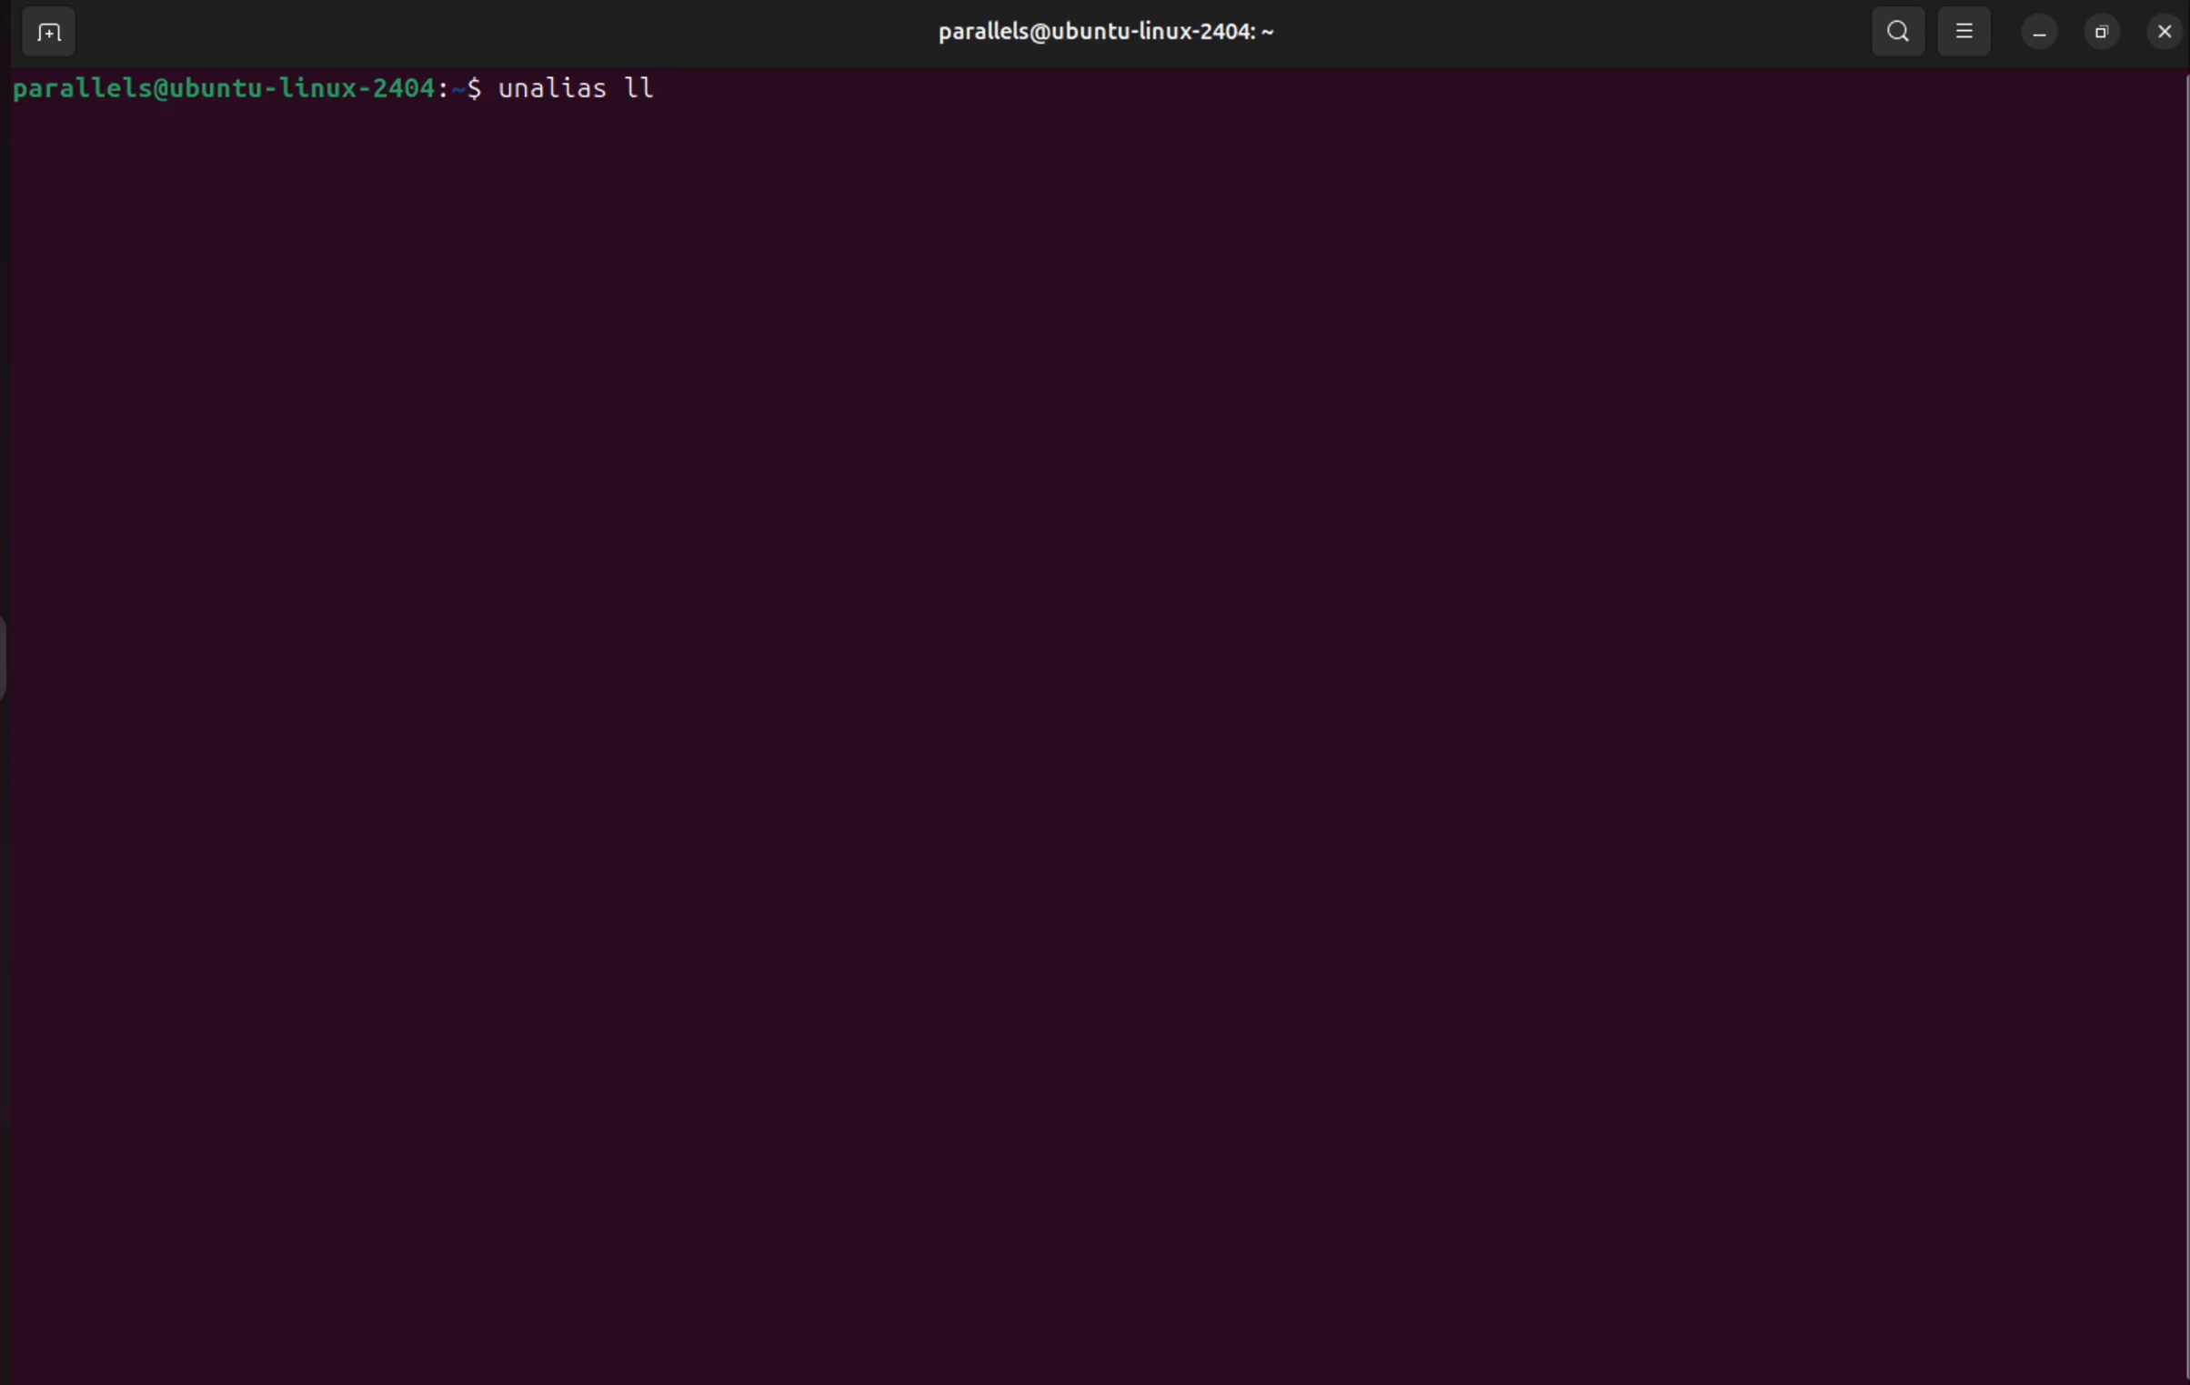 The image size is (2190, 1385). Describe the element at coordinates (2100, 27) in the screenshot. I see `resize` at that location.